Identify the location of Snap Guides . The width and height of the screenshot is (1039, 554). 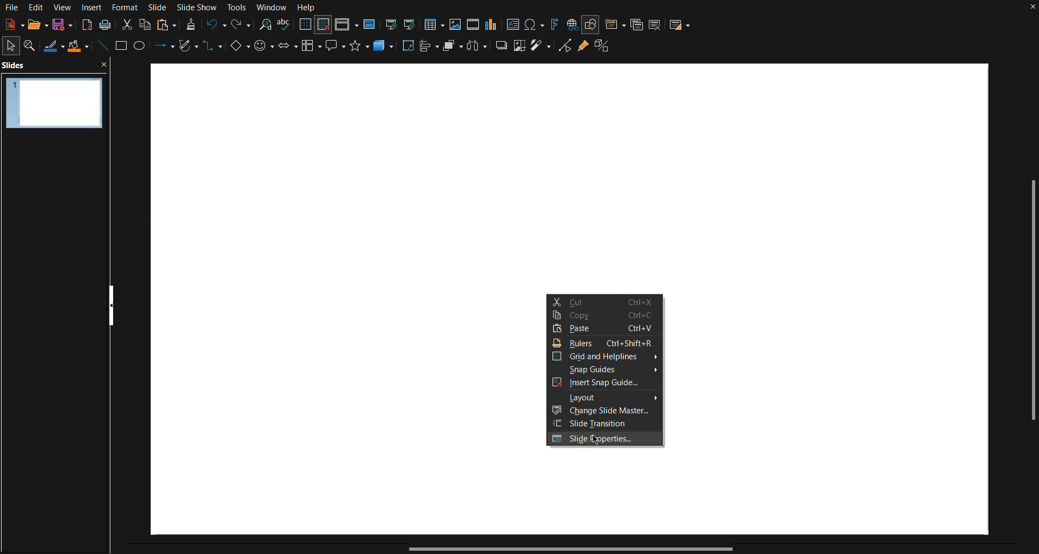
(606, 370).